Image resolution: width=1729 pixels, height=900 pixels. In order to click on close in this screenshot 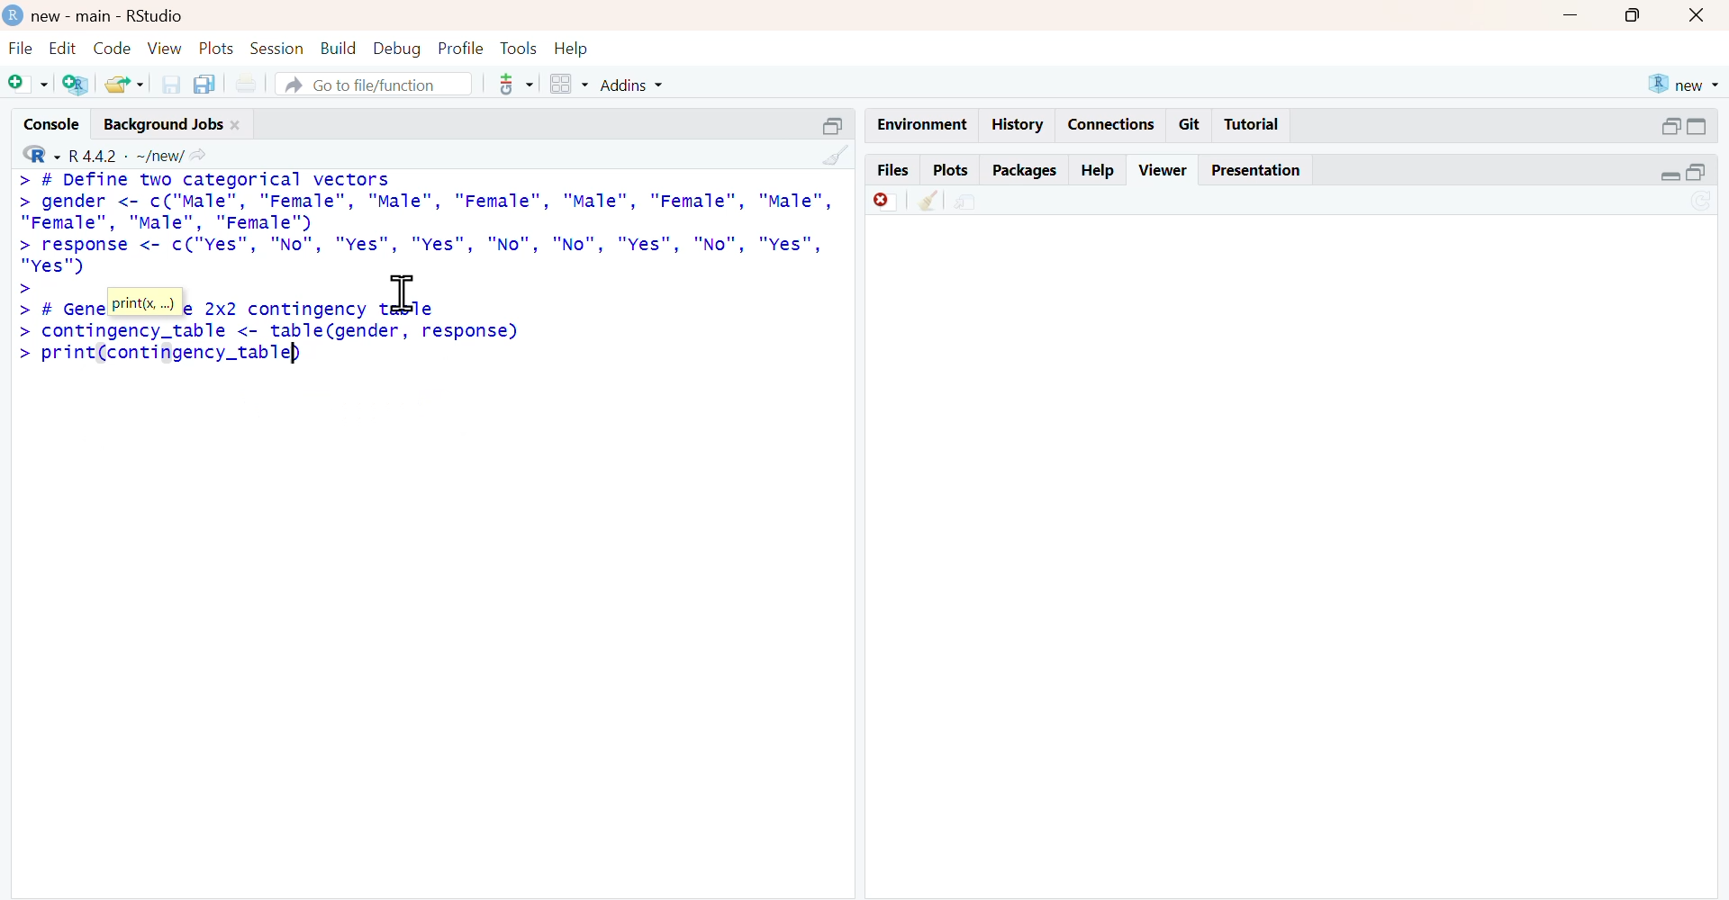, I will do `click(1697, 16)`.